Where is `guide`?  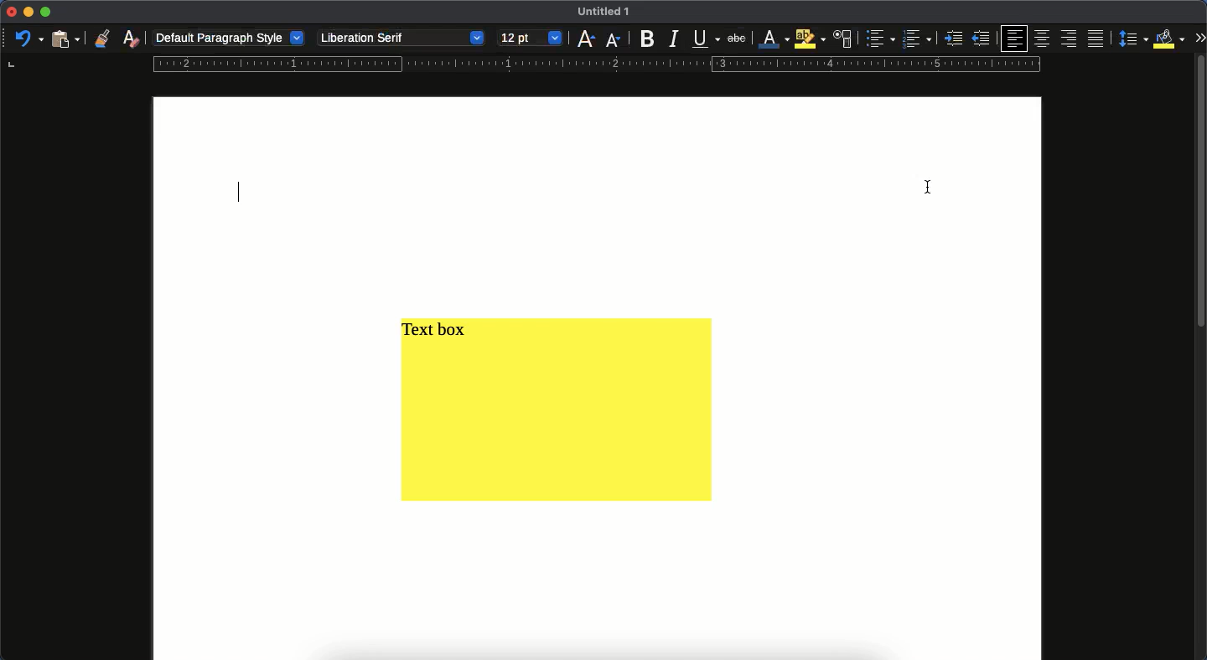
guide is located at coordinates (594, 64).